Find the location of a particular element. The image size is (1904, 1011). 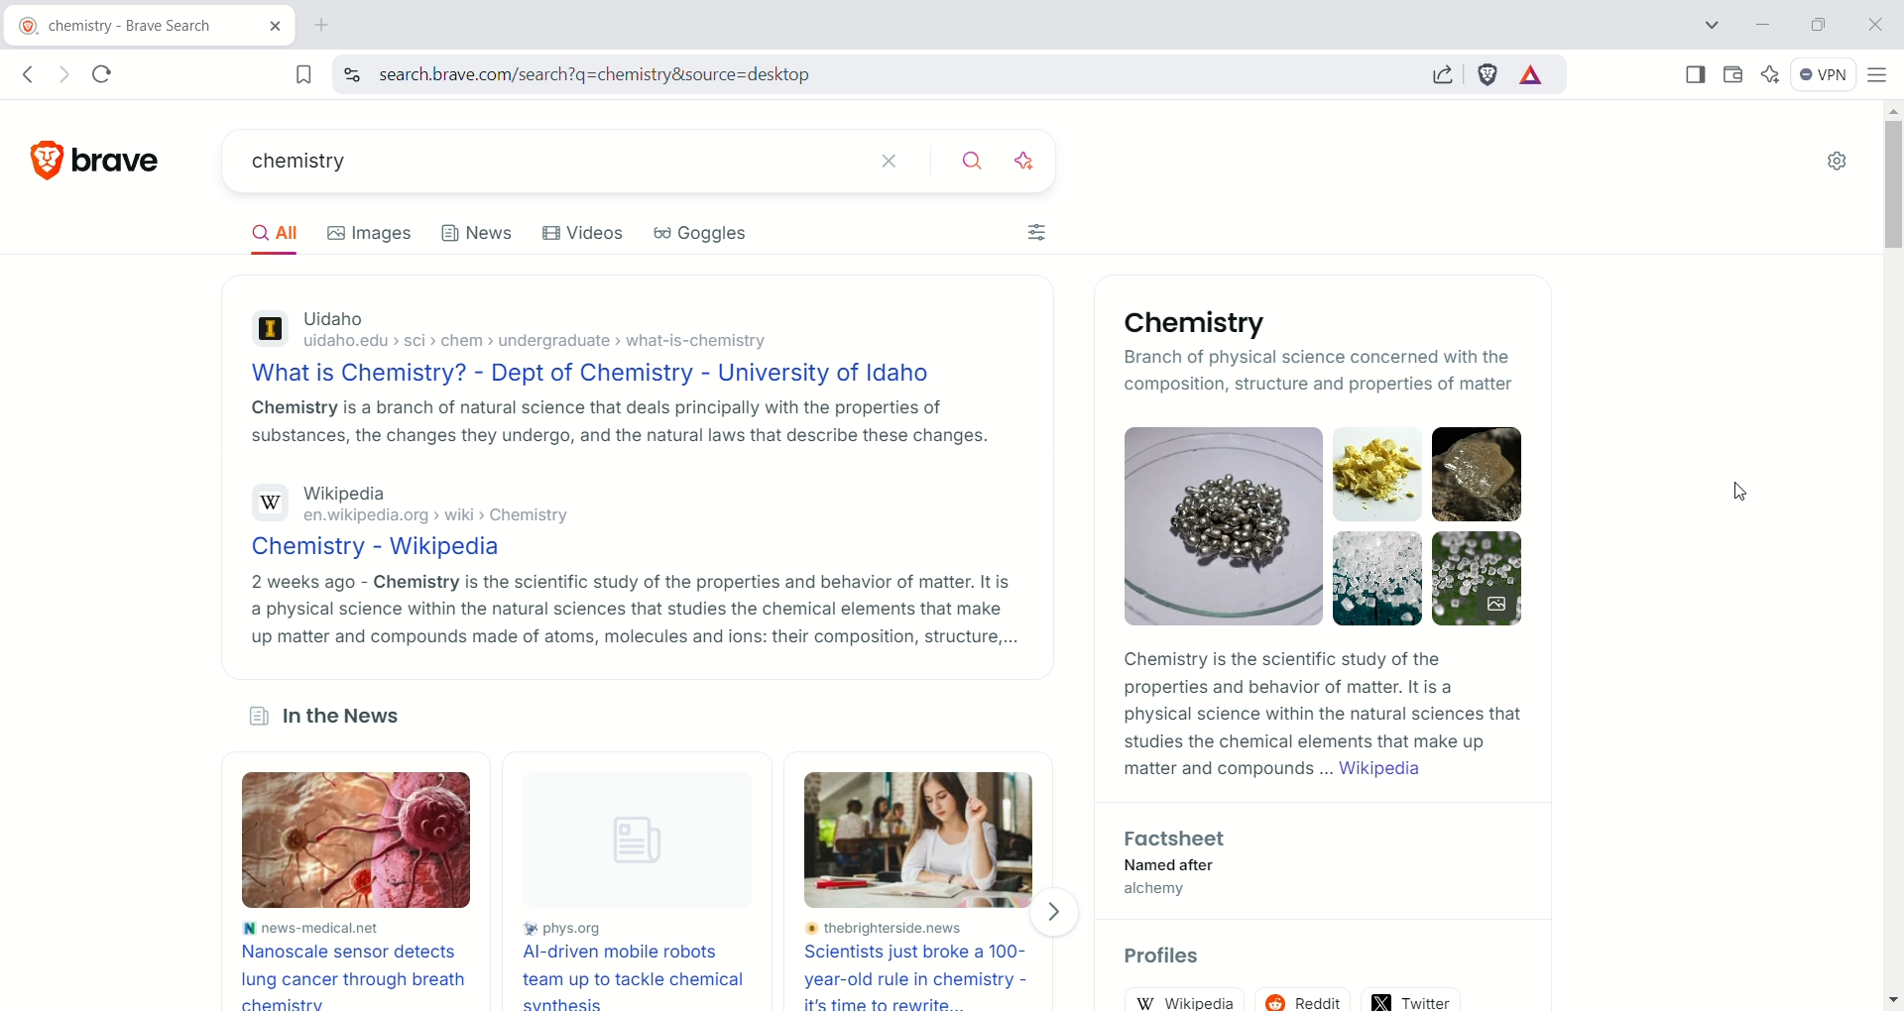

customize and control Brave is located at coordinates (1878, 73).